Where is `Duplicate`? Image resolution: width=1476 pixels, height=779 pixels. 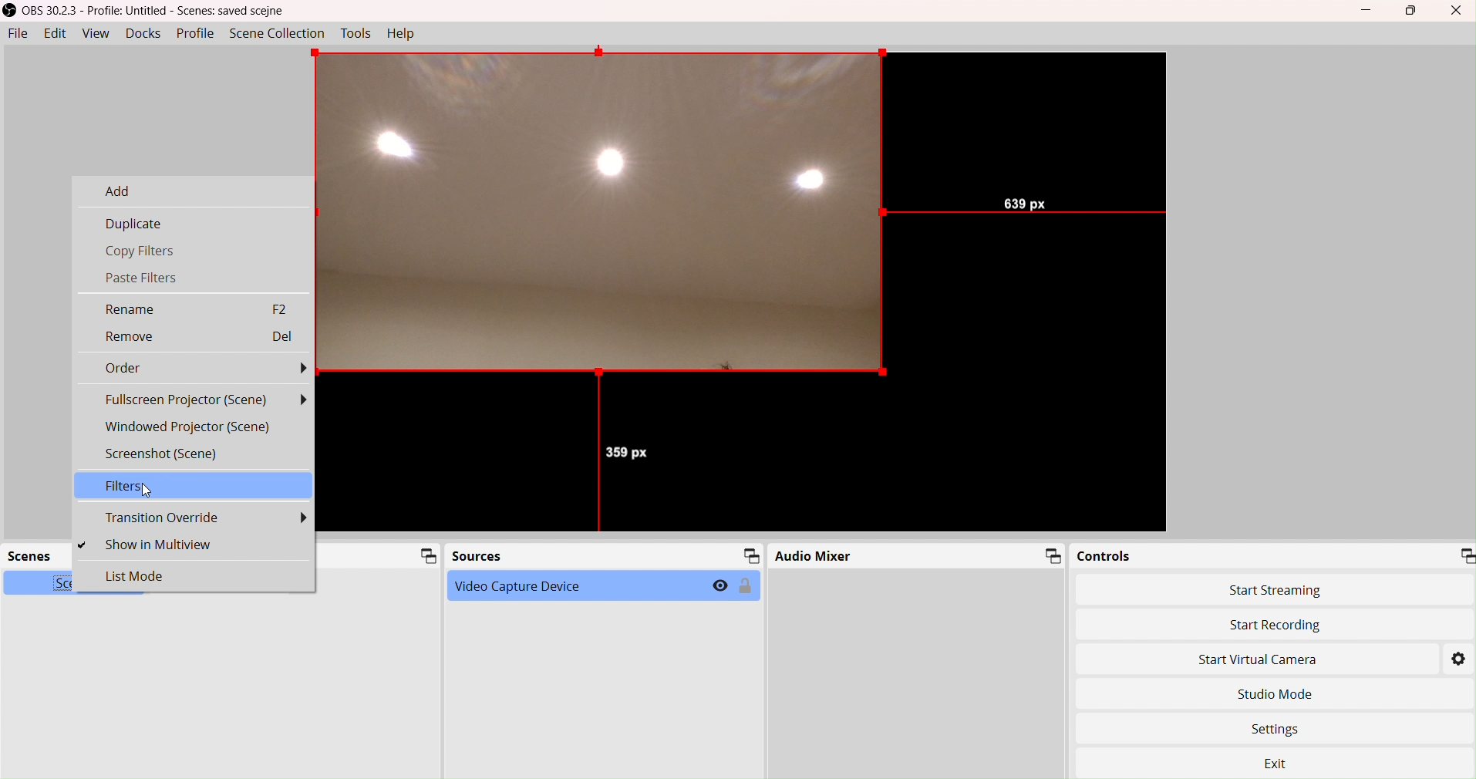 Duplicate is located at coordinates (133, 224).